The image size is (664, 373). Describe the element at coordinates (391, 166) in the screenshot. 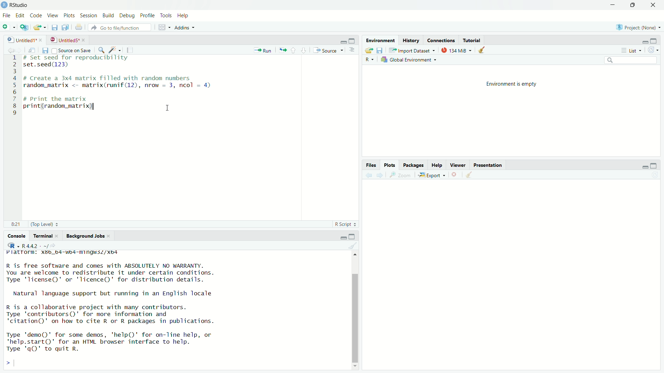

I see `Plots` at that location.